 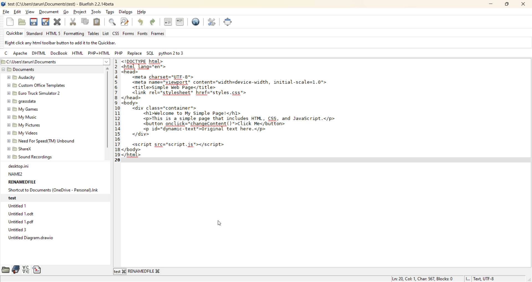 What do you see at coordinates (19, 230) in the screenshot?
I see `Untitled 3` at bounding box center [19, 230].